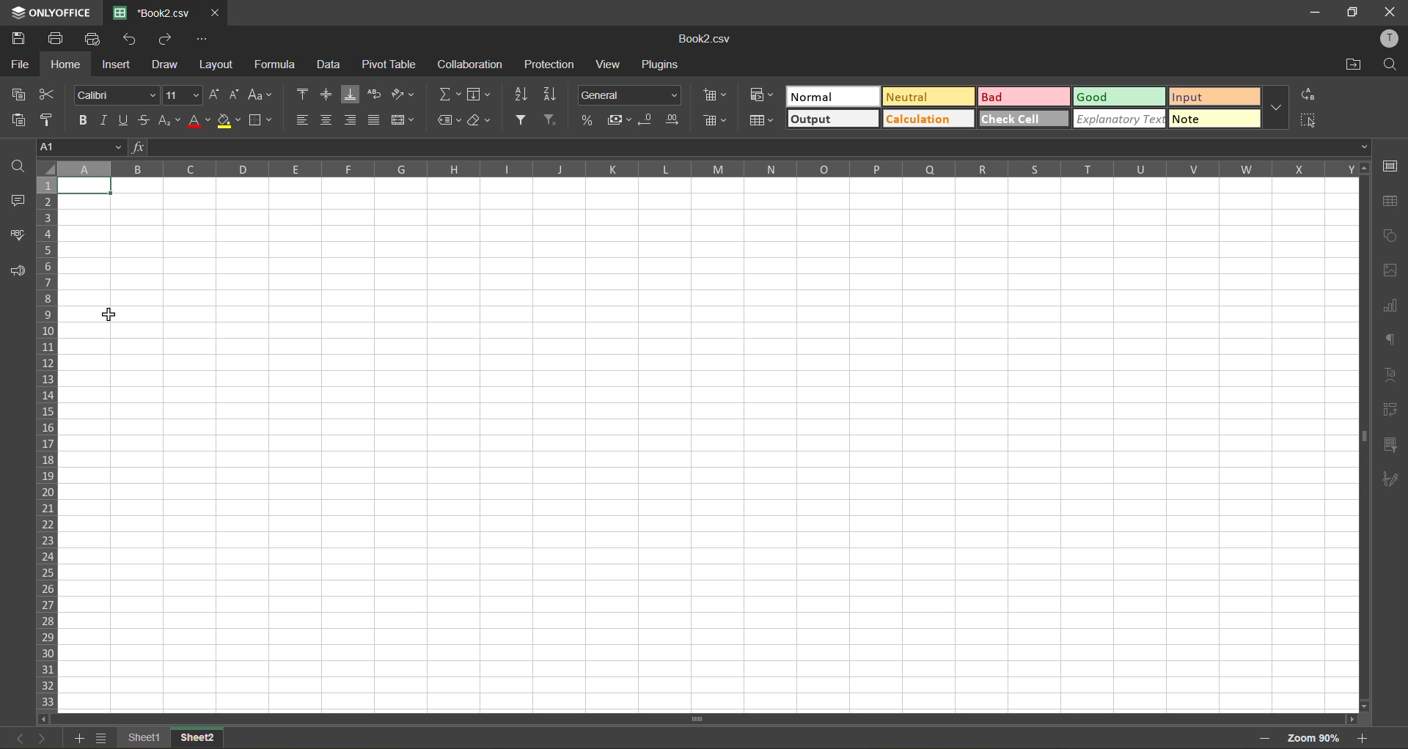  What do you see at coordinates (53, 94) in the screenshot?
I see `cut` at bounding box center [53, 94].